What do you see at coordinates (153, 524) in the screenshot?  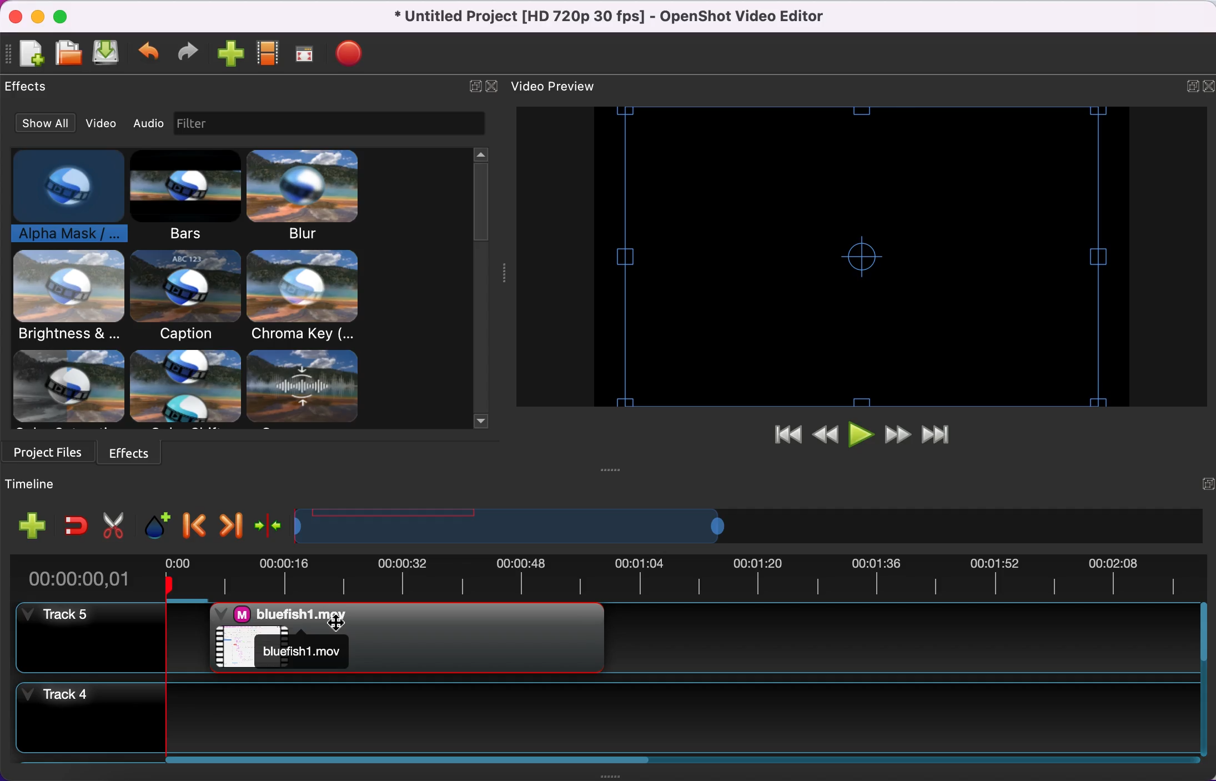 I see `add marker` at bounding box center [153, 524].